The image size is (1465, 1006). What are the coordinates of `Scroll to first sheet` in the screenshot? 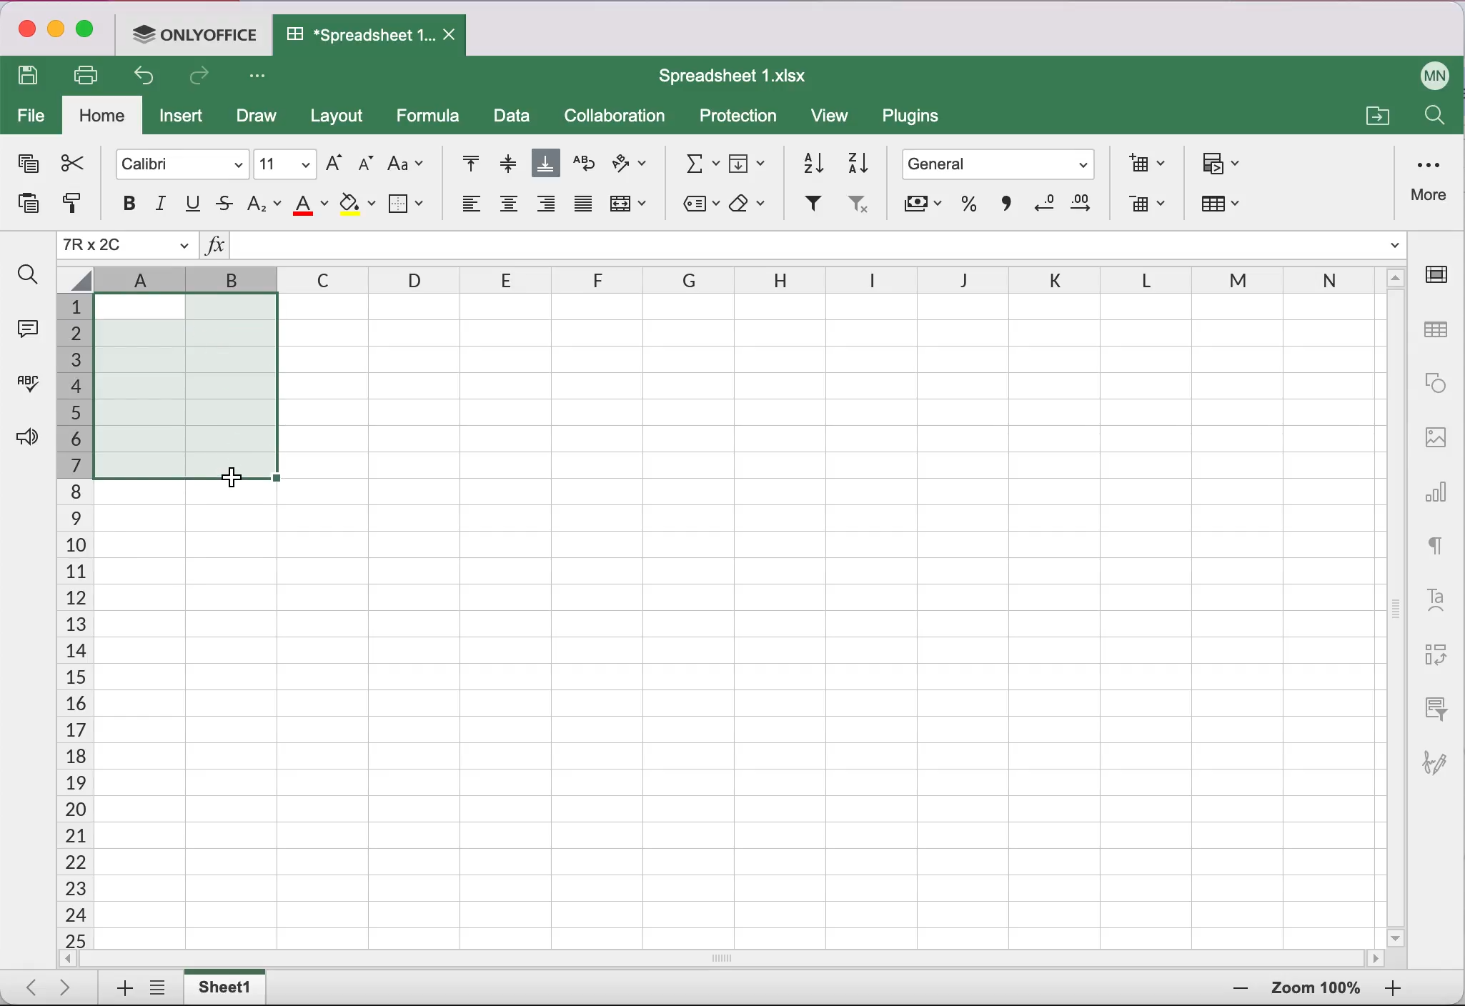 It's located at (26, 983).